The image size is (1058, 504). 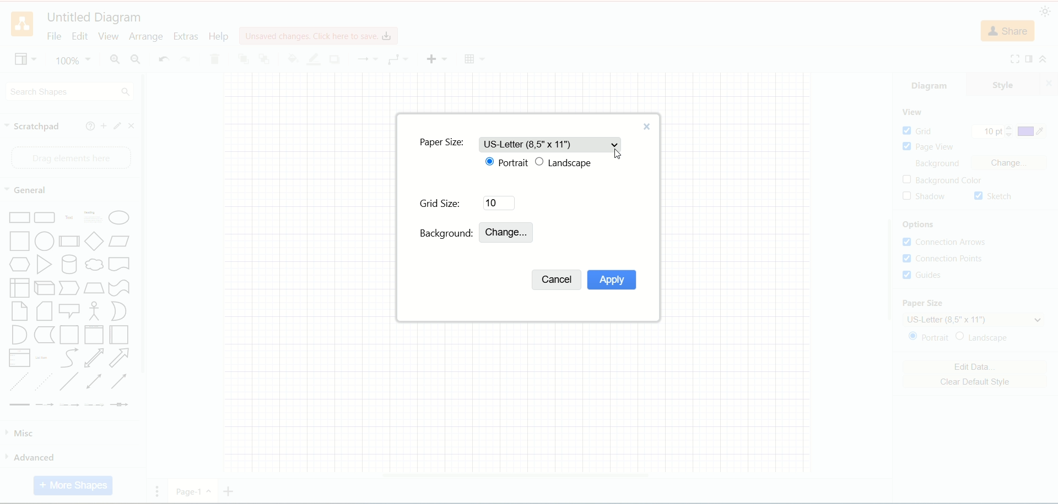 What do you see at coordinates (925, 226) in the screenshot?
I see `options` at bounding box center [925, 226].